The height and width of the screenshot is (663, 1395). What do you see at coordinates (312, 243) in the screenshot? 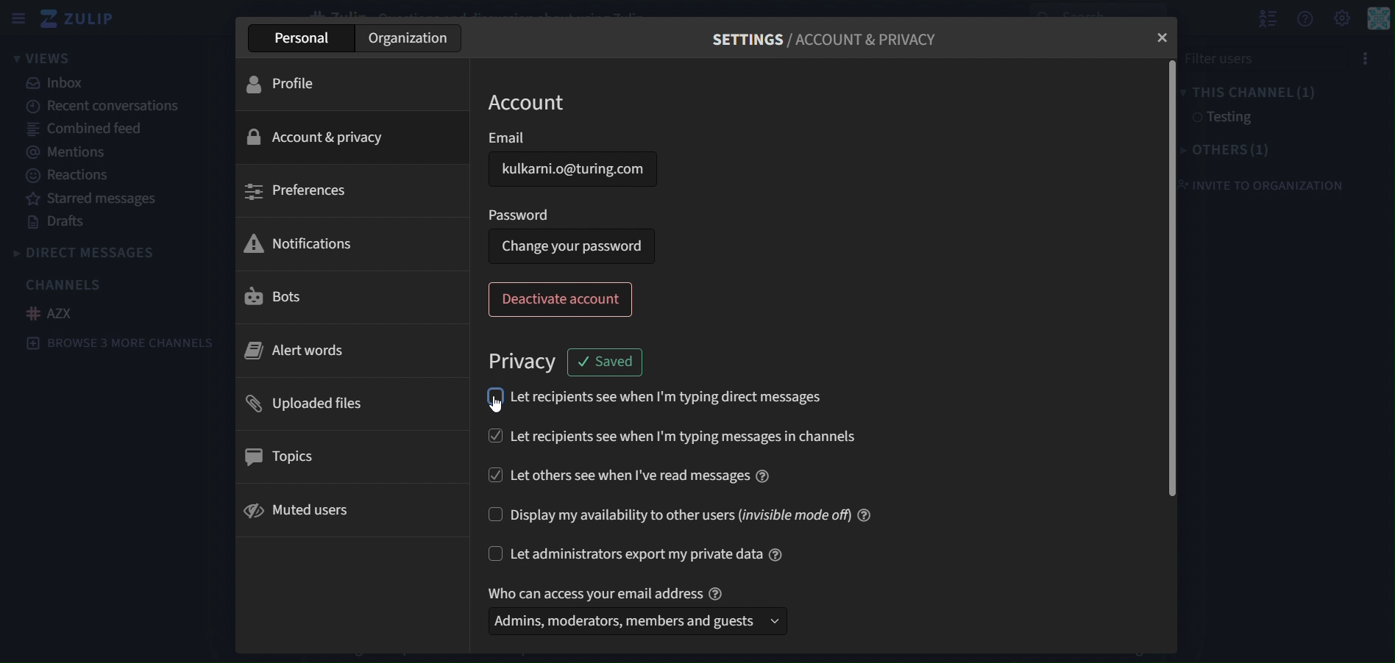
I see `notifications` at bounding box center [312, 243].